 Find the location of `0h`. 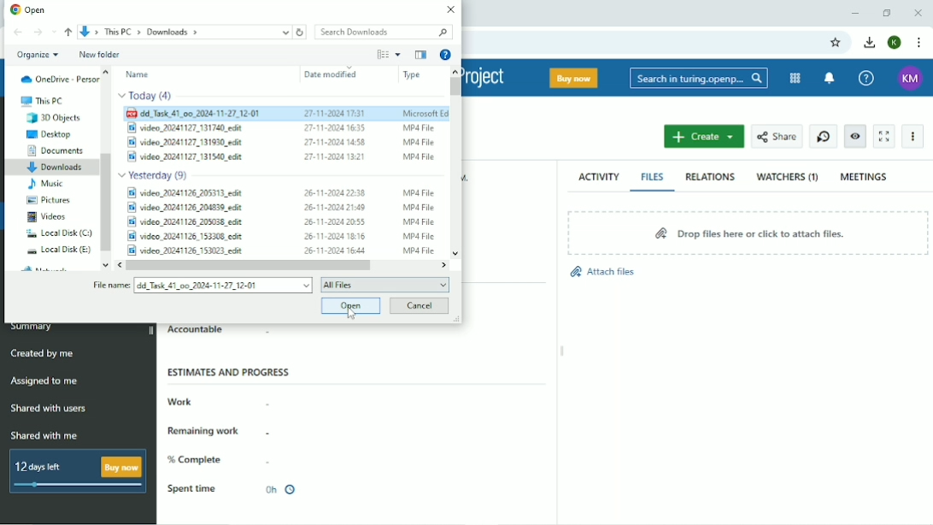

0h is located at coordinates (279, 490).